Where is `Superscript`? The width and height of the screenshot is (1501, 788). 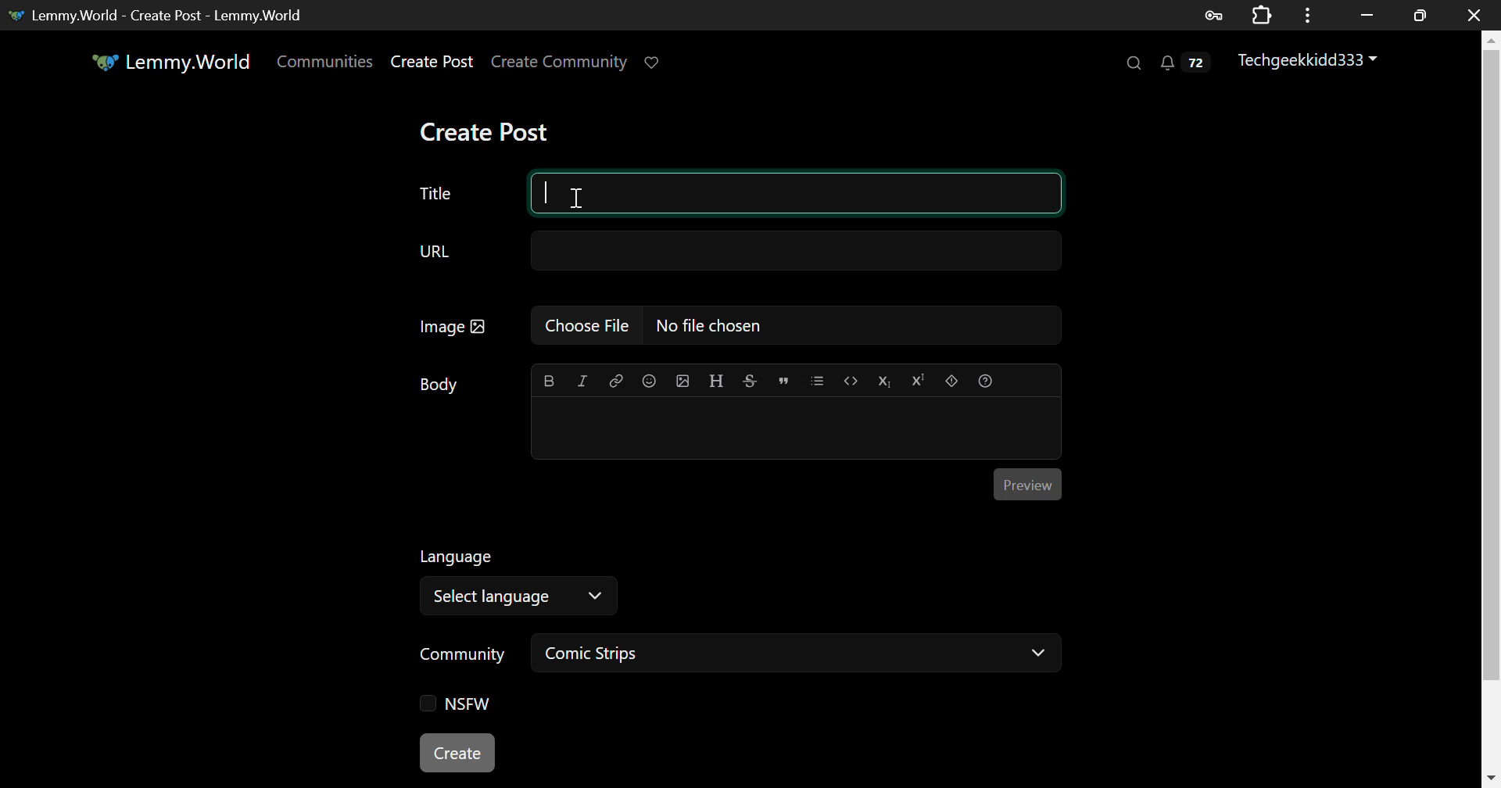
Superscript is located at coordinates (918, 382).